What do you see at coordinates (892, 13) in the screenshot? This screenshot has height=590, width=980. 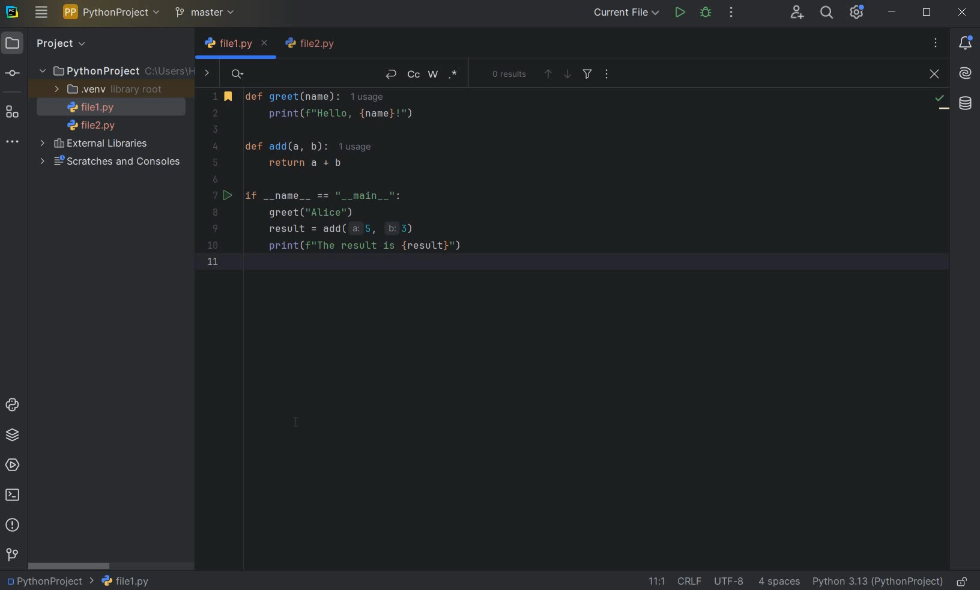 I see `MINIMIZE` at bounding box center [892, 13].